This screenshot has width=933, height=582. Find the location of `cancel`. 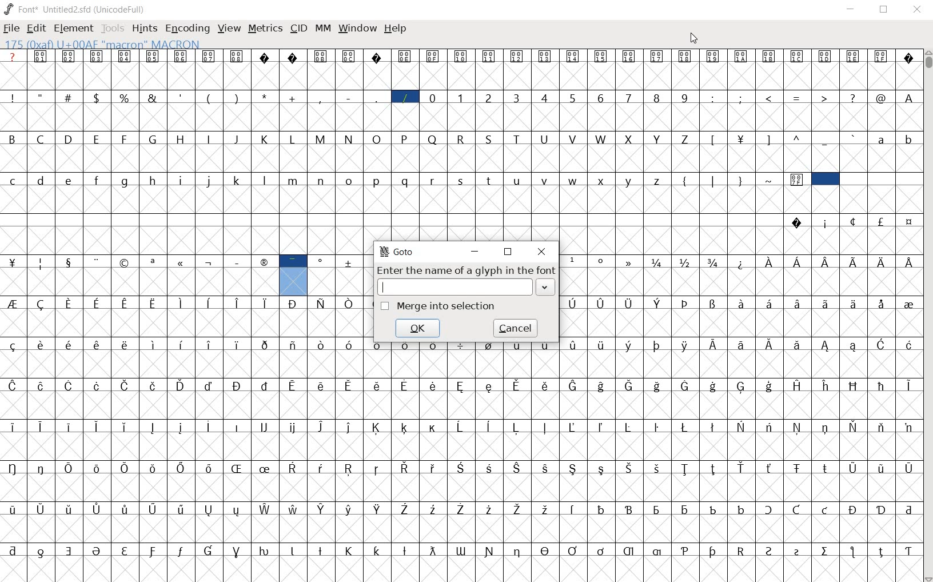

cancel is located at coordinates (517, 329).